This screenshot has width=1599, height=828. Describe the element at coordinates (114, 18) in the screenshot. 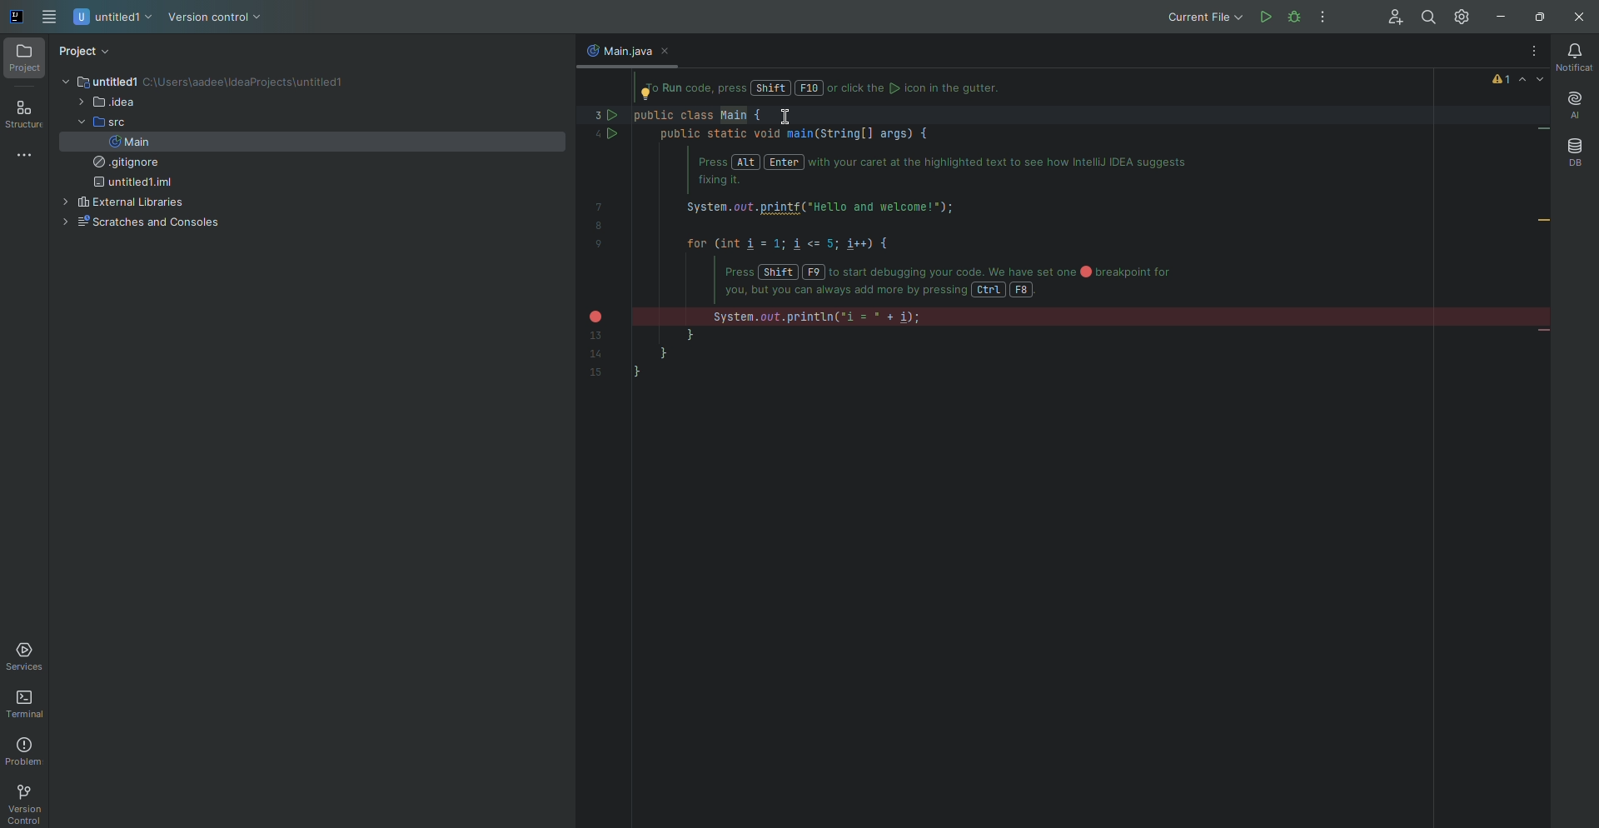

I see `Untitled 1` at that location.